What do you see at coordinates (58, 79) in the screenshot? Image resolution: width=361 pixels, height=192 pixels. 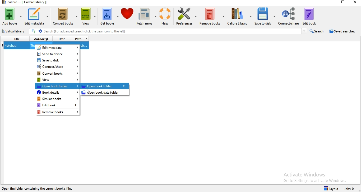 I see `view` at bounding box center [58, 79].